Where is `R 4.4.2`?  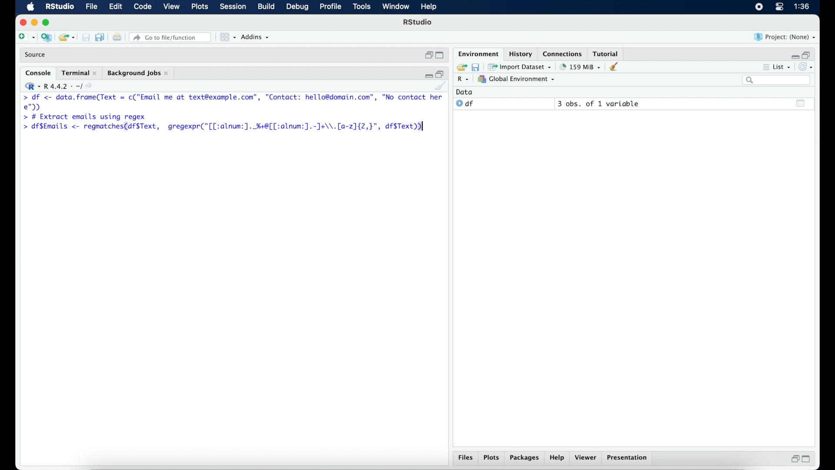 R 4.4.2 is located at coordinates (60, 86).